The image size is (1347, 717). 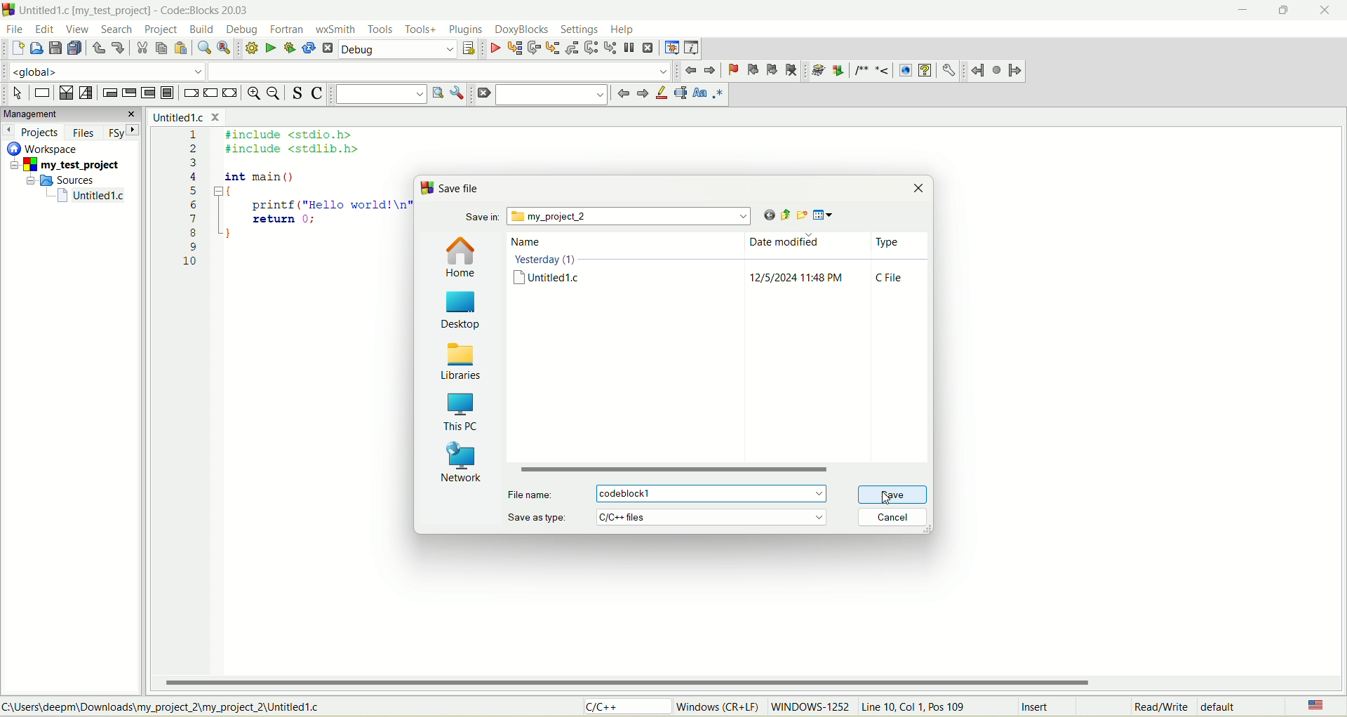 What do you see at coordinates (522, 30) in the screenshot?
I see `doxyblocks` at bounding box center [522, 30].